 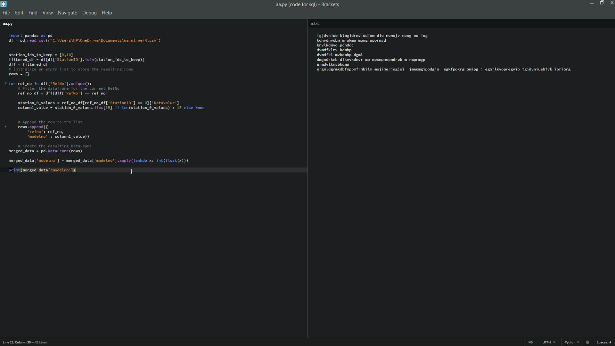 What do you see at coordinates (49, 13) in the screenshot?
I see `view menu` at bounding box center [49, 13].